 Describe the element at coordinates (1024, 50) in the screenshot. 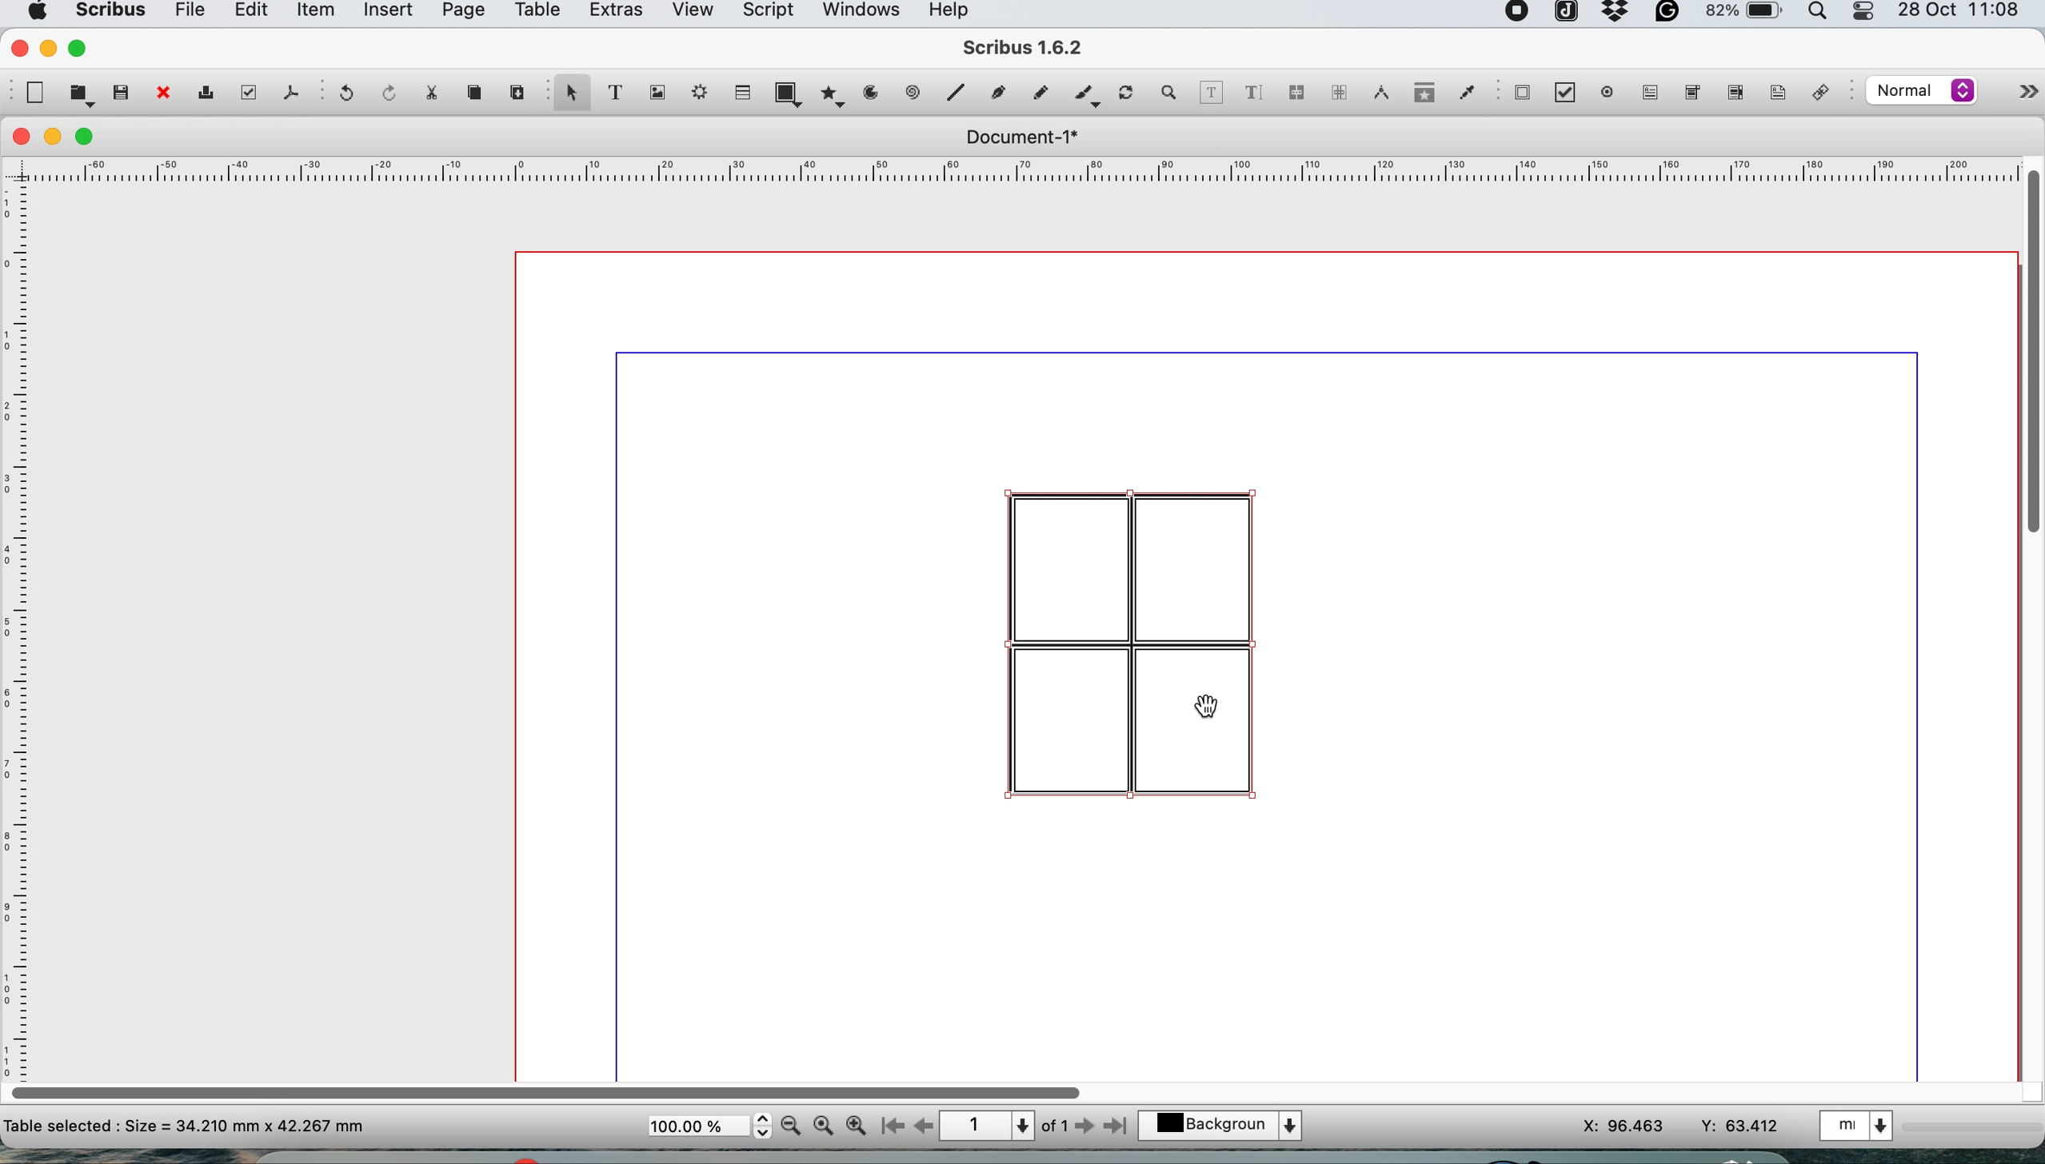

I see `scribus` at that location.